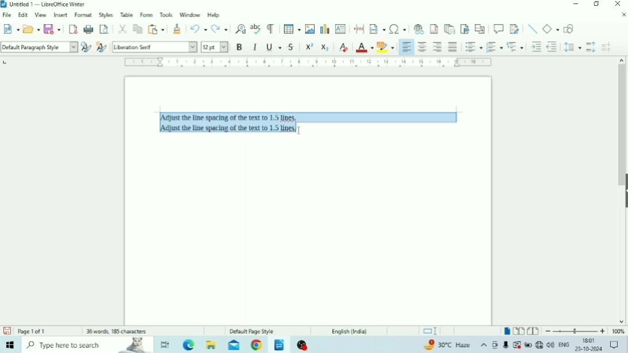 Image resolution: width=628 pixels, height=353 pixels. Describe the element at coordinates (106, 14) in the screenshot. I see `Styles` at that location.